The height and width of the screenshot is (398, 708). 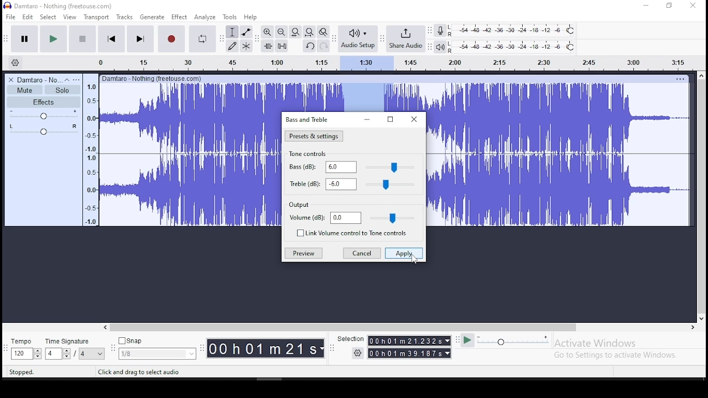 I want to click on , so click(x=91, y=154).